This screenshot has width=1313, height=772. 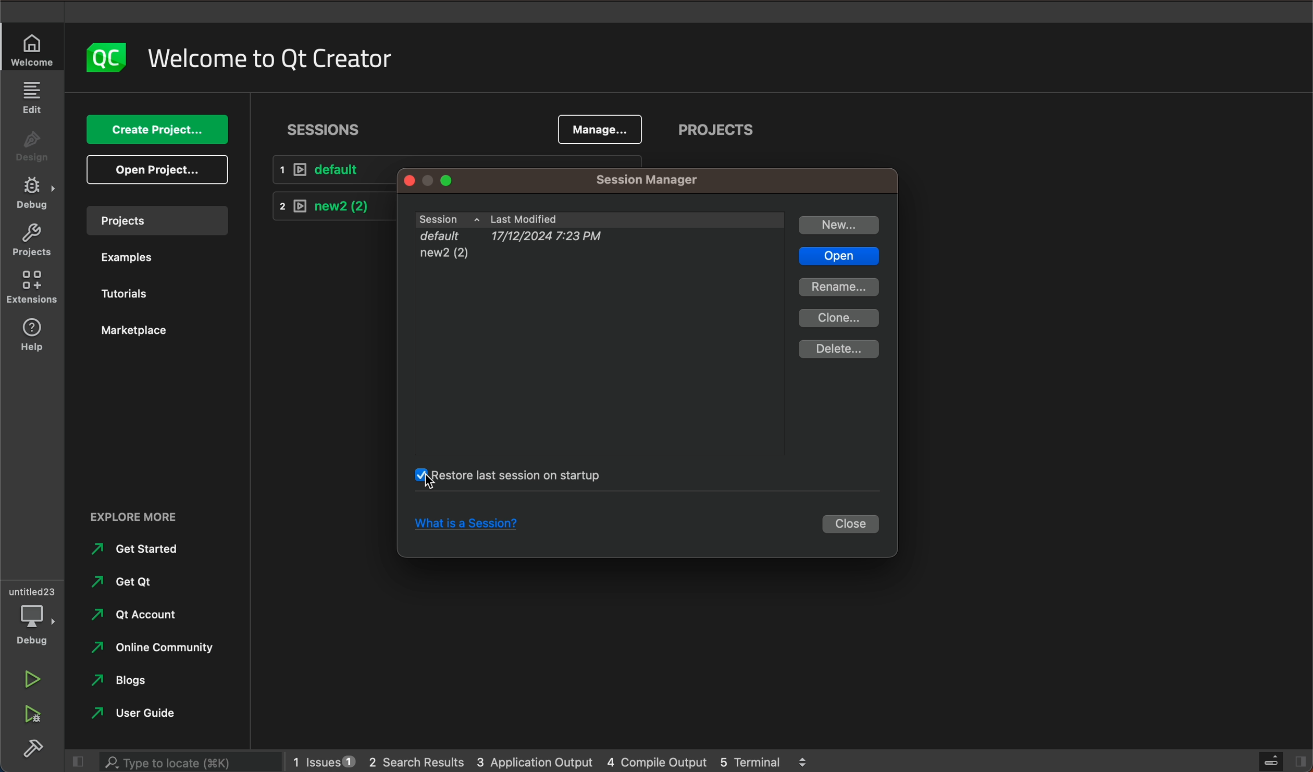 I want to click on projects, so click(x=34, y=240).